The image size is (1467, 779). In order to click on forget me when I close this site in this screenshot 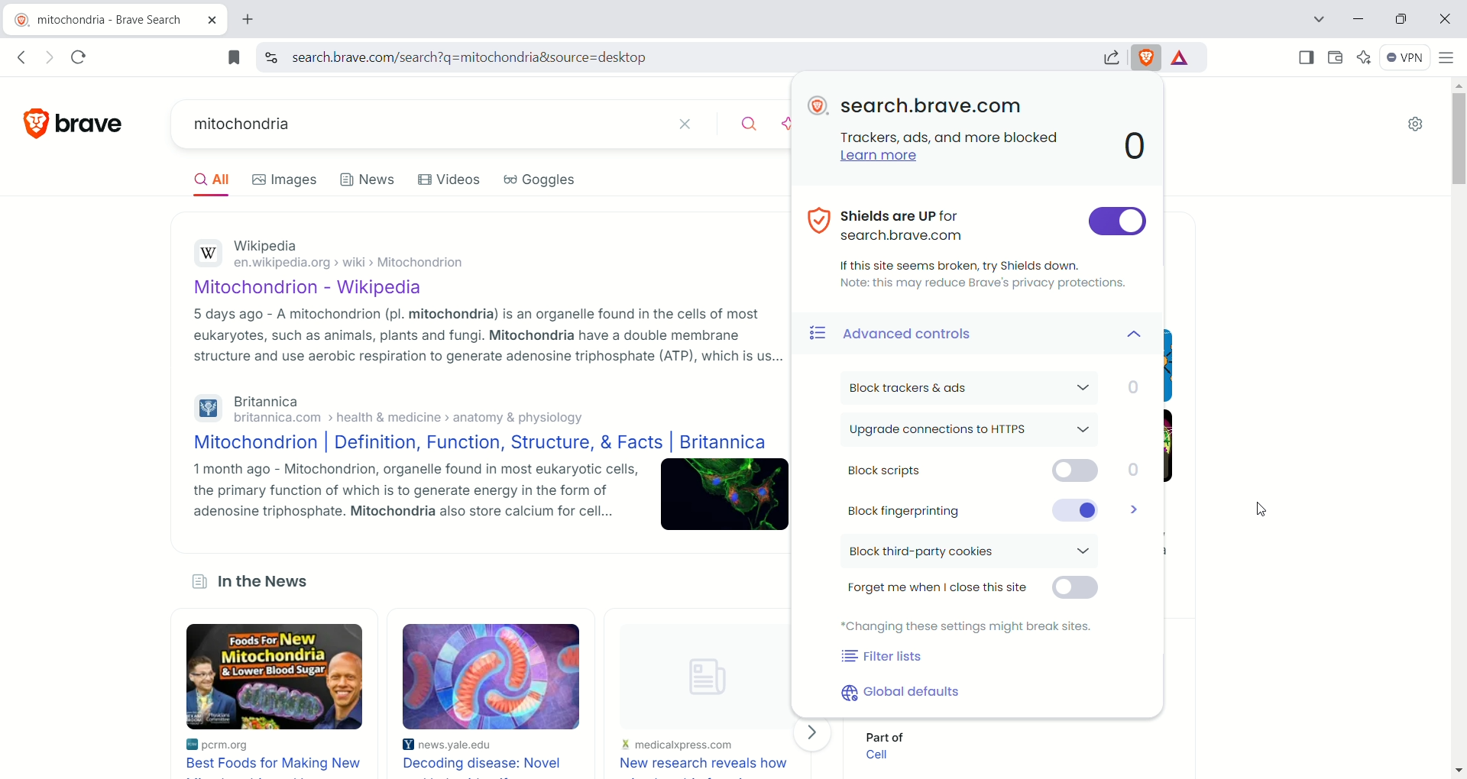, I will do `click(975, 590)`.